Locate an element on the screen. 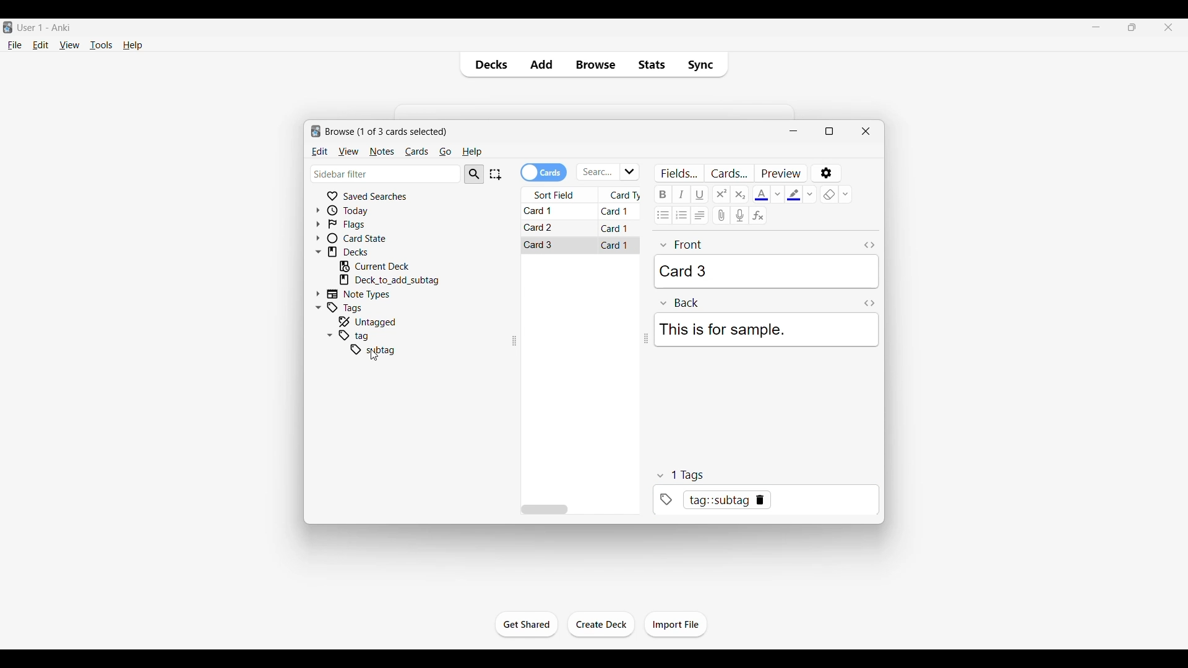 This screenshot has width=1188, height=668. Click to collapse Decks is located at coordinates (318, 252).